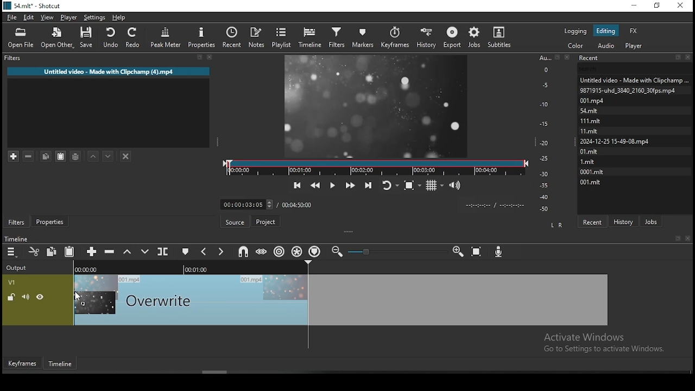  What do you see at coordinates (257, 35) in the screenshot?
I see `notes` at bounding box center [257, 35].